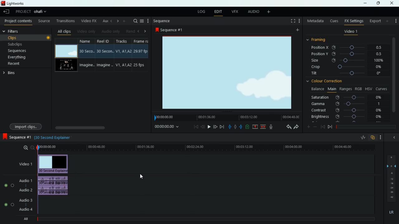  I want to click on pull, so click(229, 127).